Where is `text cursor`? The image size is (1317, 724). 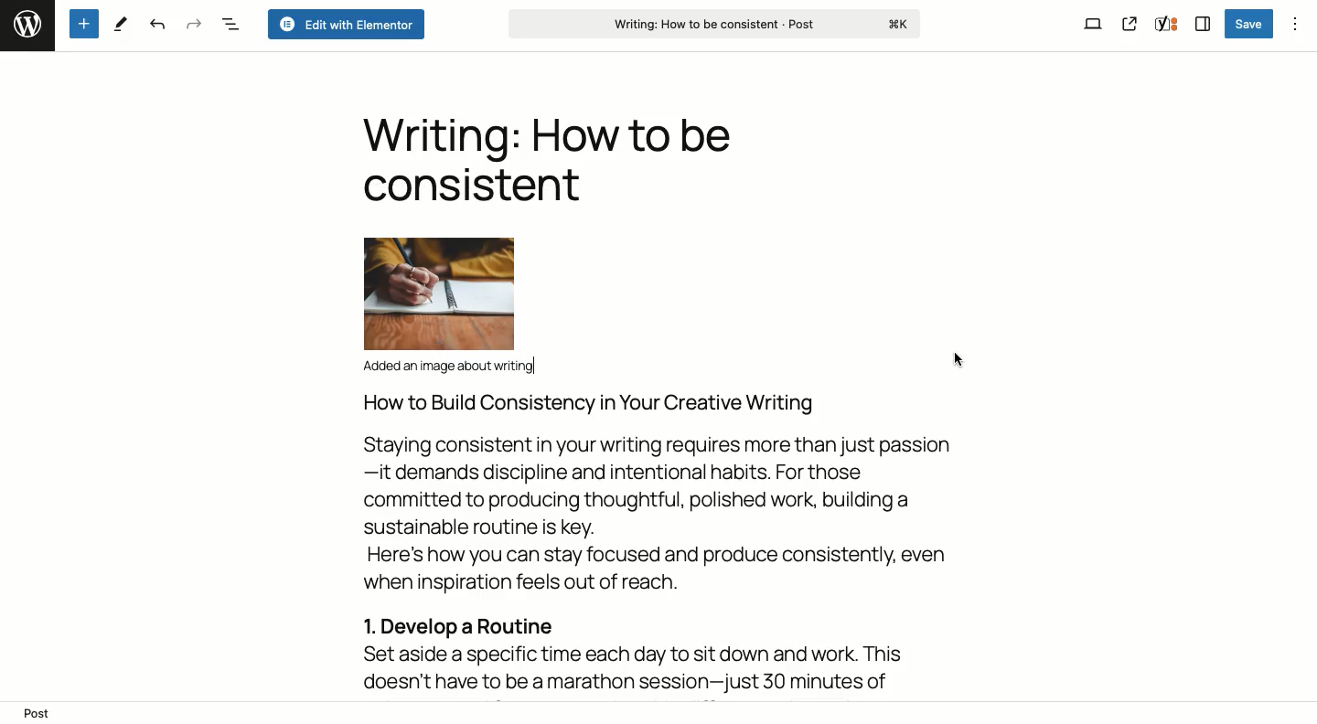 text cursor is located at coordinates (535, 363).